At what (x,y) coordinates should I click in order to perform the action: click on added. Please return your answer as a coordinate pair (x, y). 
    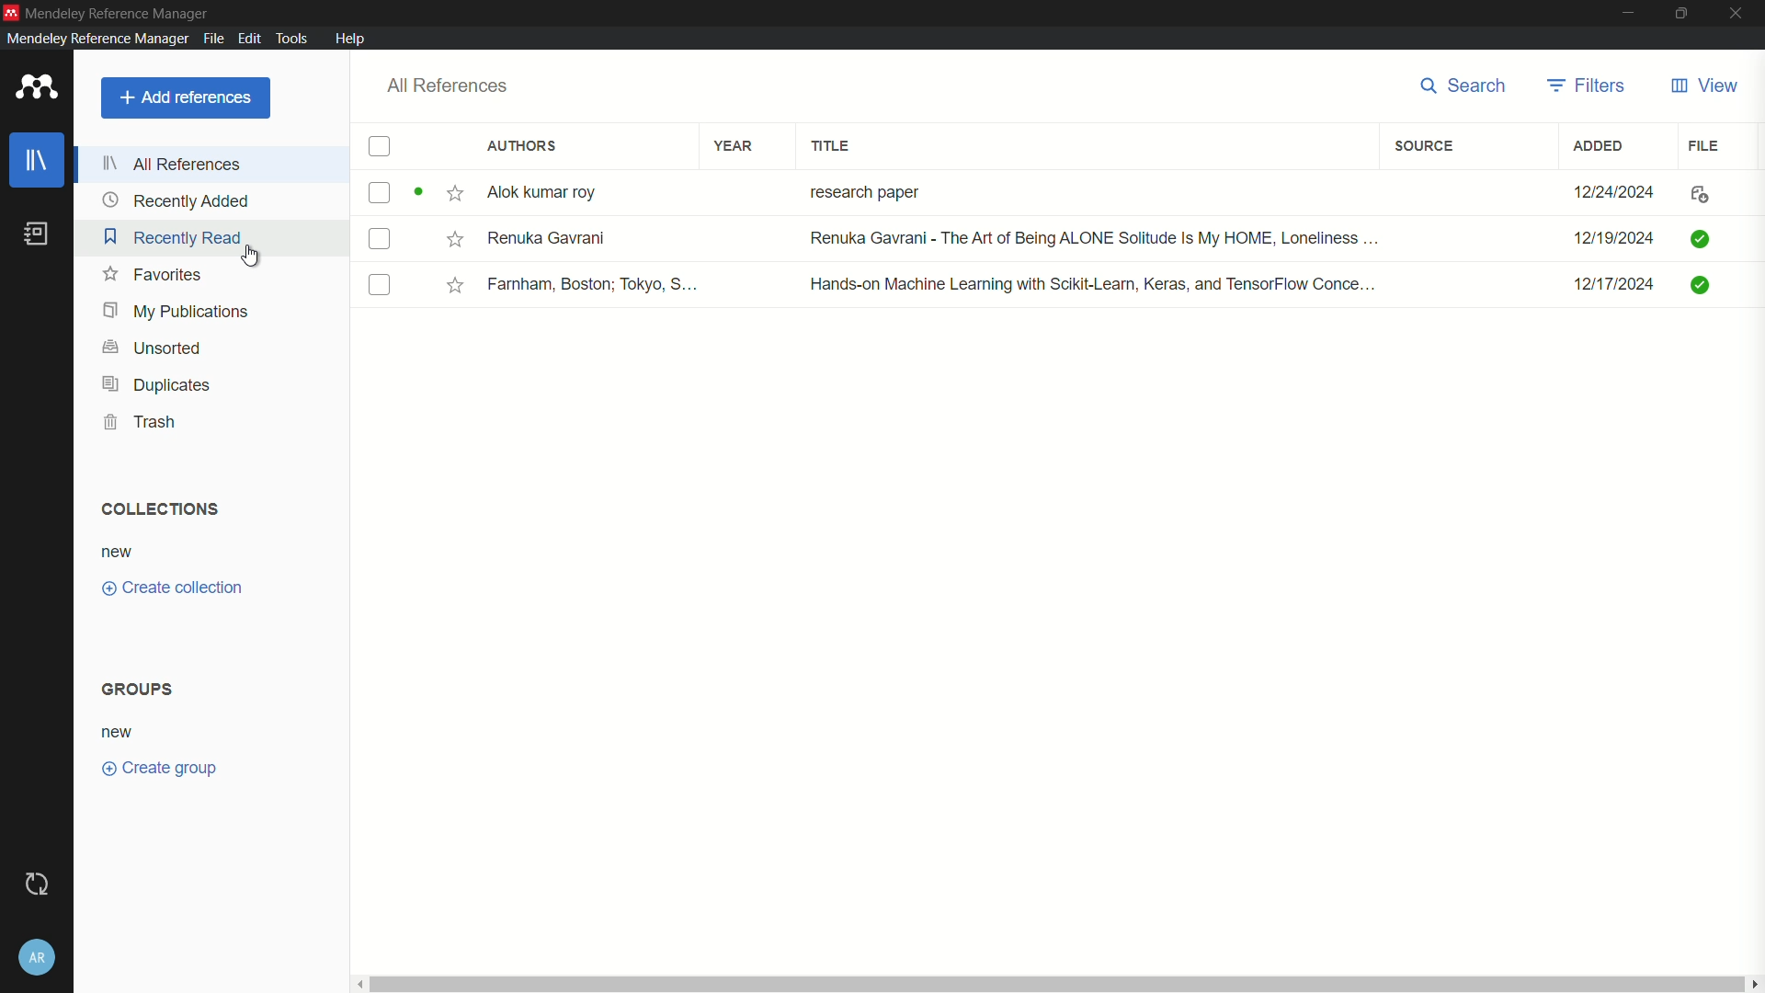
    Looking at the image, I should click on (1601, 145).